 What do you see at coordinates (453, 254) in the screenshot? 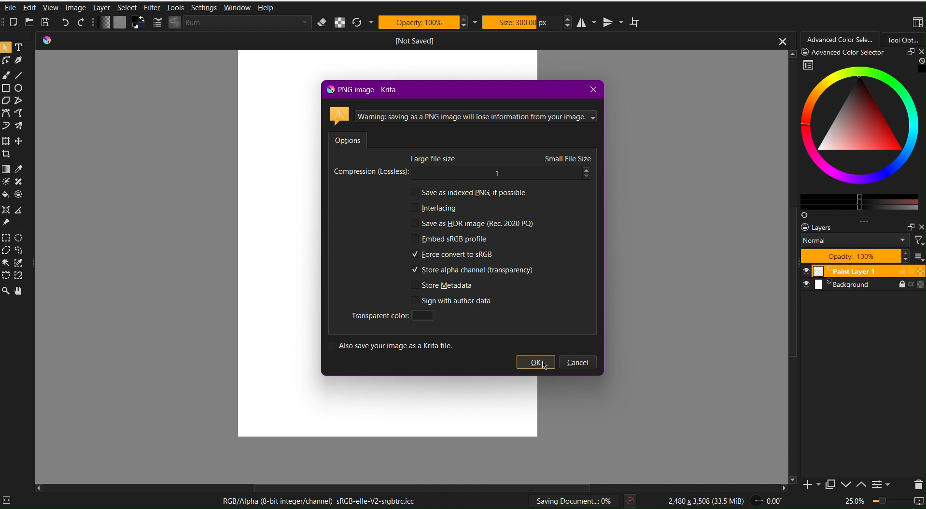
I see `Force convert to sRGB` at bounding box center [453, 254].